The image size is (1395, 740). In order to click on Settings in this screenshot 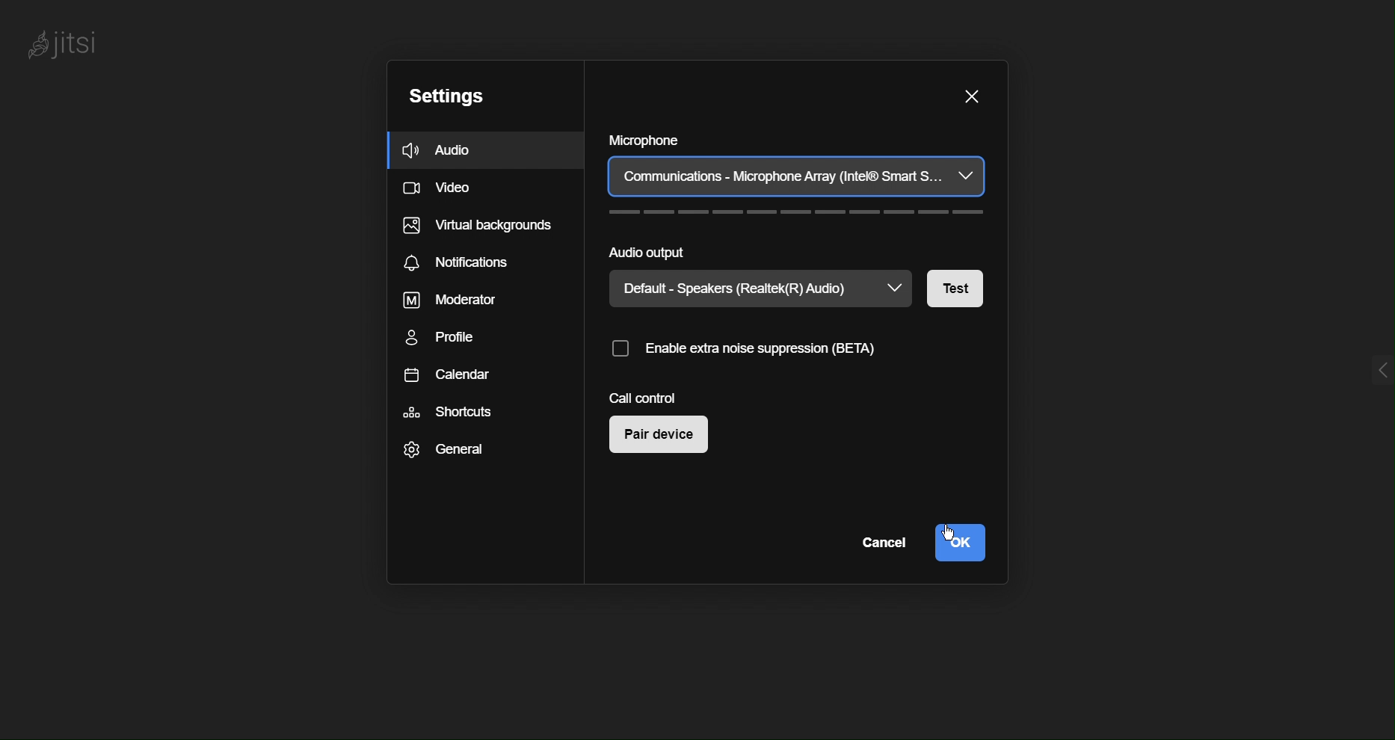, I will do `click(445, 96)`.